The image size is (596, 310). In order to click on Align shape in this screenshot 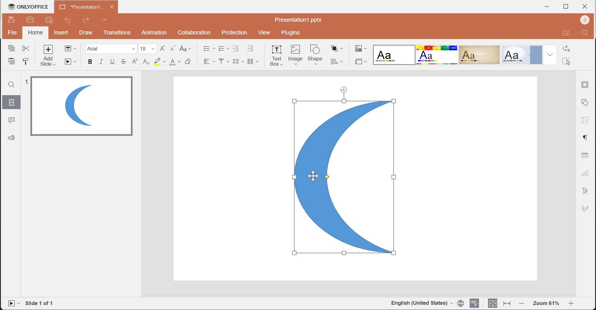, I will do `click(339, 62)`.